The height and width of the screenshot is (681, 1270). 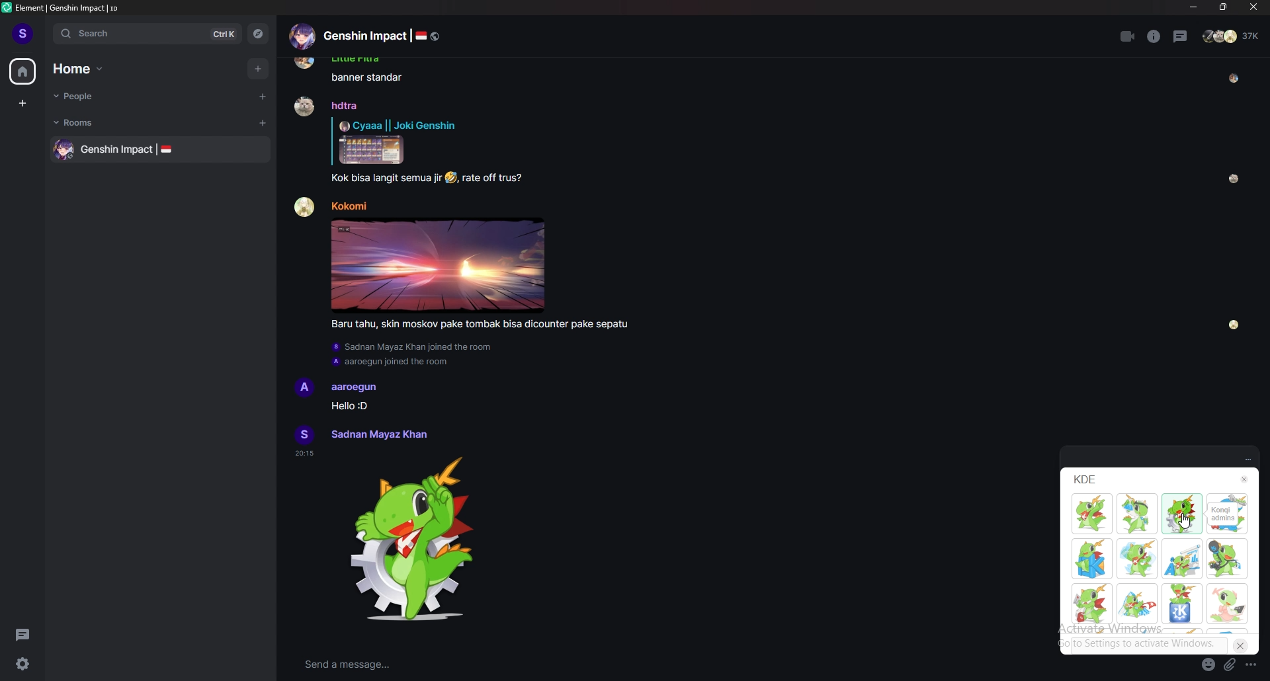 What do you see at coordinates (1195, 8) in the screenshot?
I see `minimize` at bounding box center [1195, 8].